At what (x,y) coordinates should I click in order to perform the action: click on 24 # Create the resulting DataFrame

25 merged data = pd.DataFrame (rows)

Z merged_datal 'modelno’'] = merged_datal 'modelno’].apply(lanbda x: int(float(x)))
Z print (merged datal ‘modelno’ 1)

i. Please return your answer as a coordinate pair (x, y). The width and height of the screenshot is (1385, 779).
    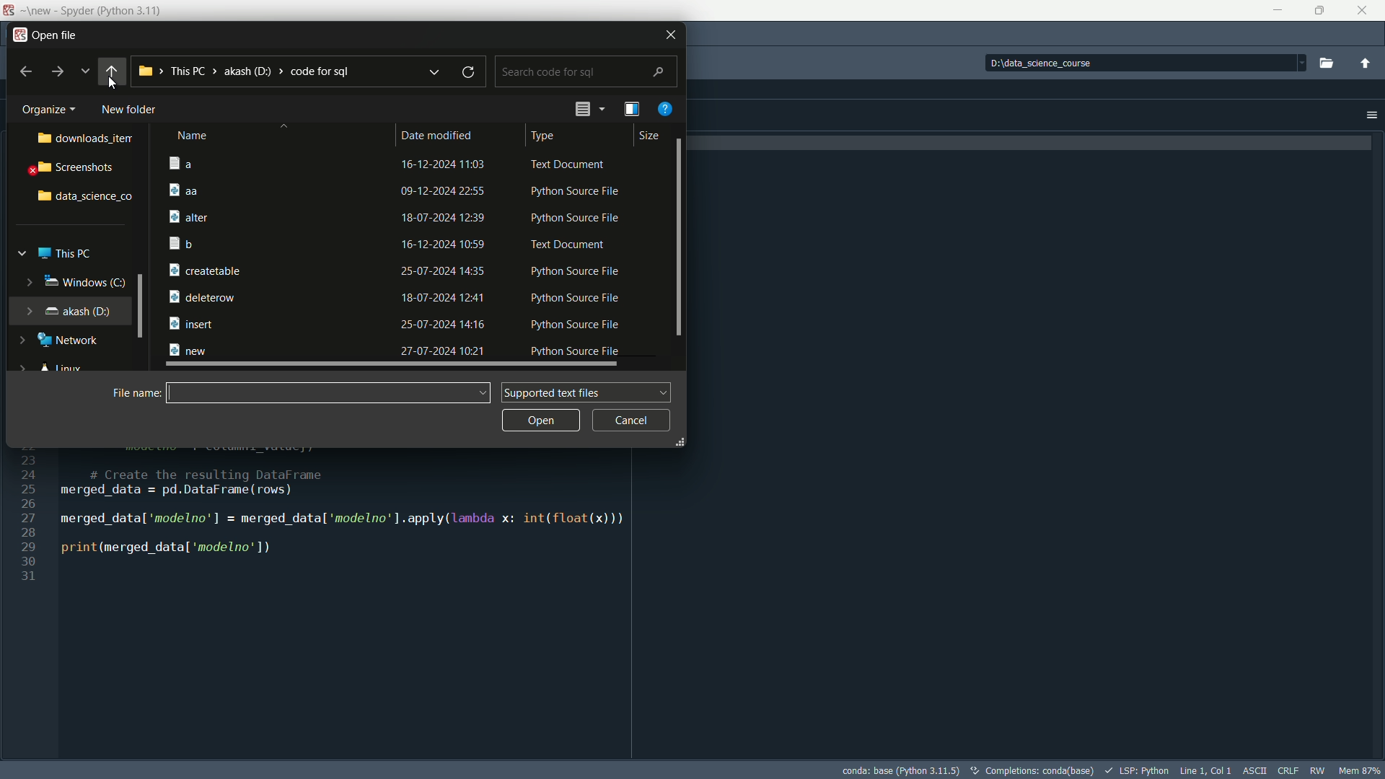
    Looking at the image, I should click on (325, 528).